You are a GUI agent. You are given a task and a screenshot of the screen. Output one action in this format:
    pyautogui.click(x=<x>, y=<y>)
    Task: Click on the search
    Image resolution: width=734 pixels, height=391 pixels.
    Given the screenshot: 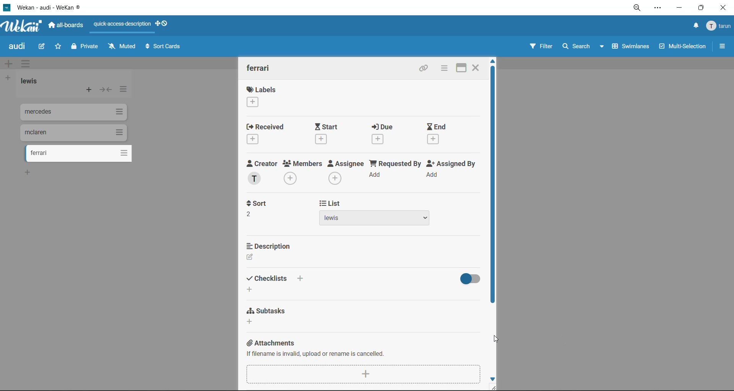 What is the action you would take?
    pyautogui.click(x=584, y=46)
    